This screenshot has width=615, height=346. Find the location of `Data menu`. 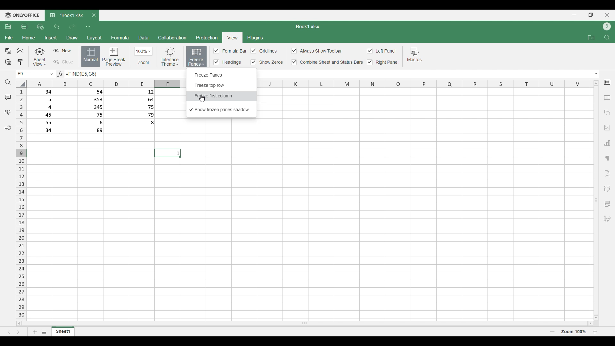

Data menu is located at coordinates (143, 37).